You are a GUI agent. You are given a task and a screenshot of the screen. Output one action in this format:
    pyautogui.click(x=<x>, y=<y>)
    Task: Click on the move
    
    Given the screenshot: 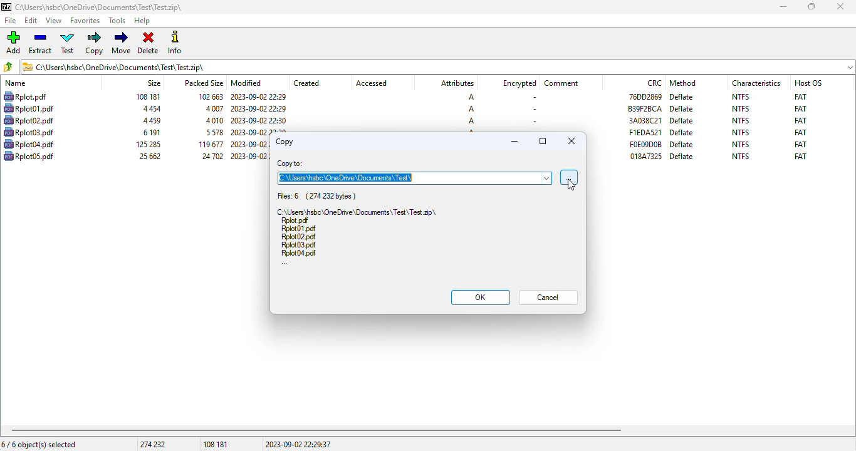 What is the action you would take?
    pyautogui.click(x=121, y=43)
    